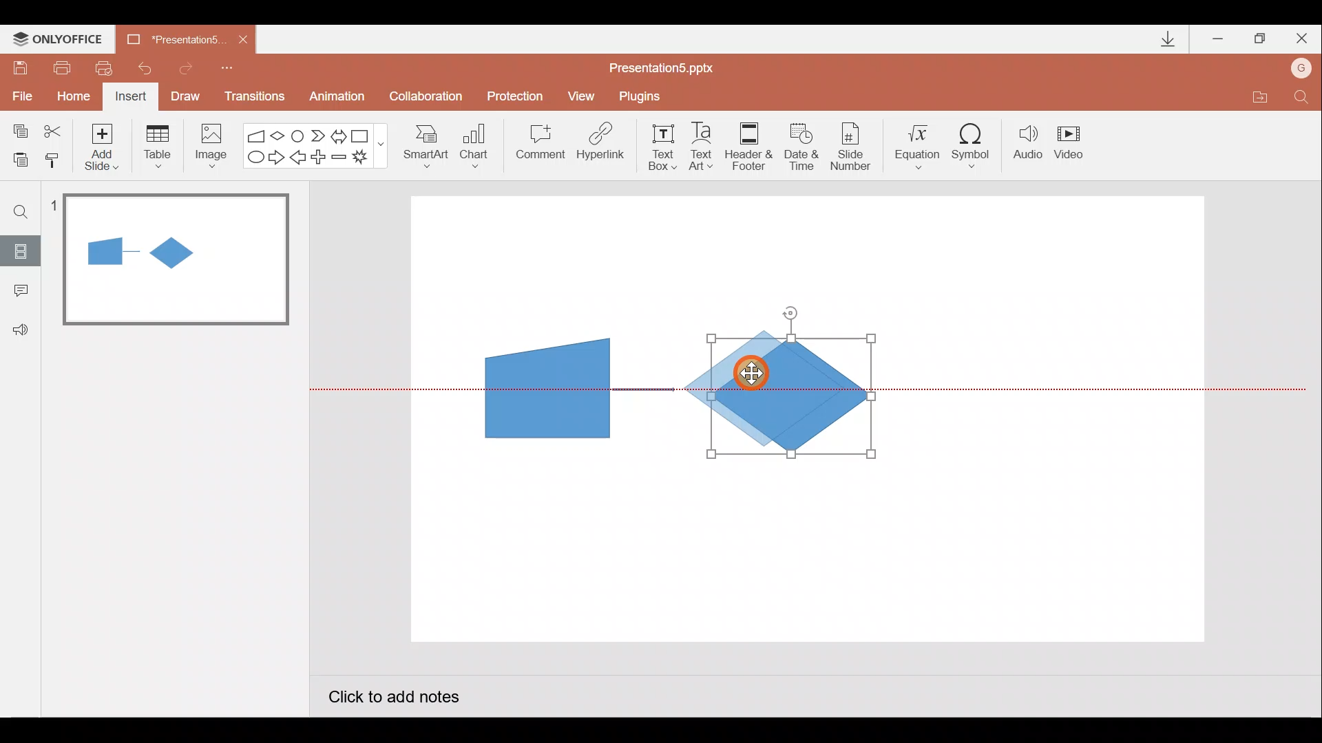 The image size is (1322, 743). What do you see at coordinates (299, 135) in the screenshot?
I see `Flowchart-connector` at bounding box center [299, 135].